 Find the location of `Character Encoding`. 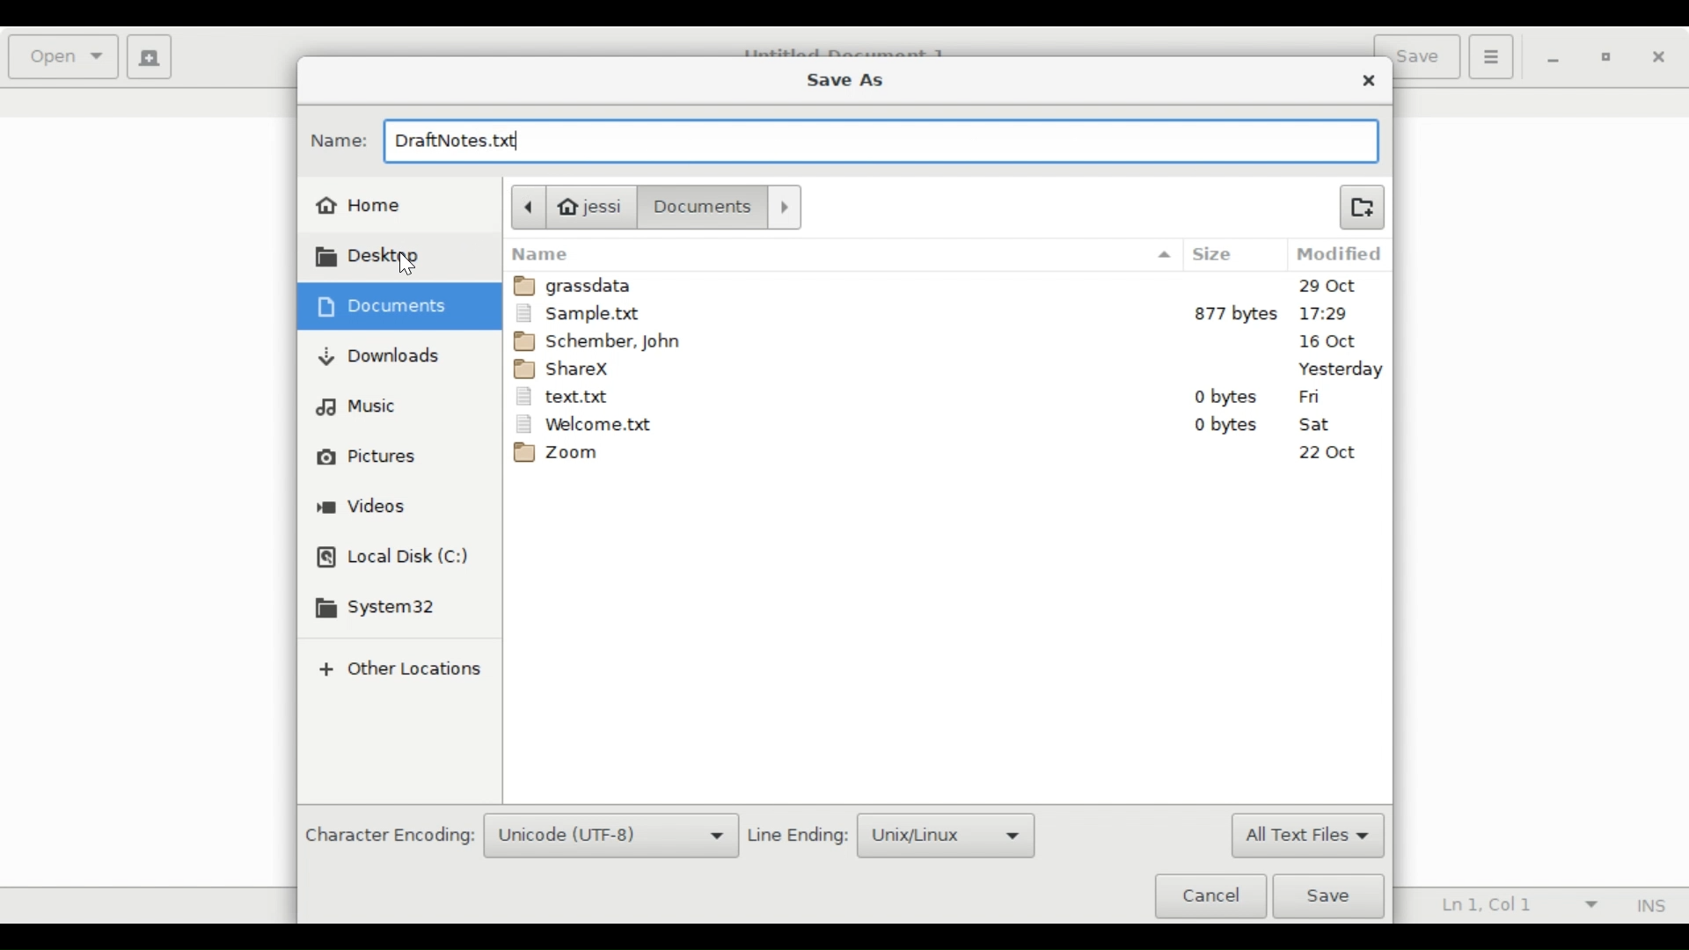

Character Encoding is located at coordinates (388, 837).